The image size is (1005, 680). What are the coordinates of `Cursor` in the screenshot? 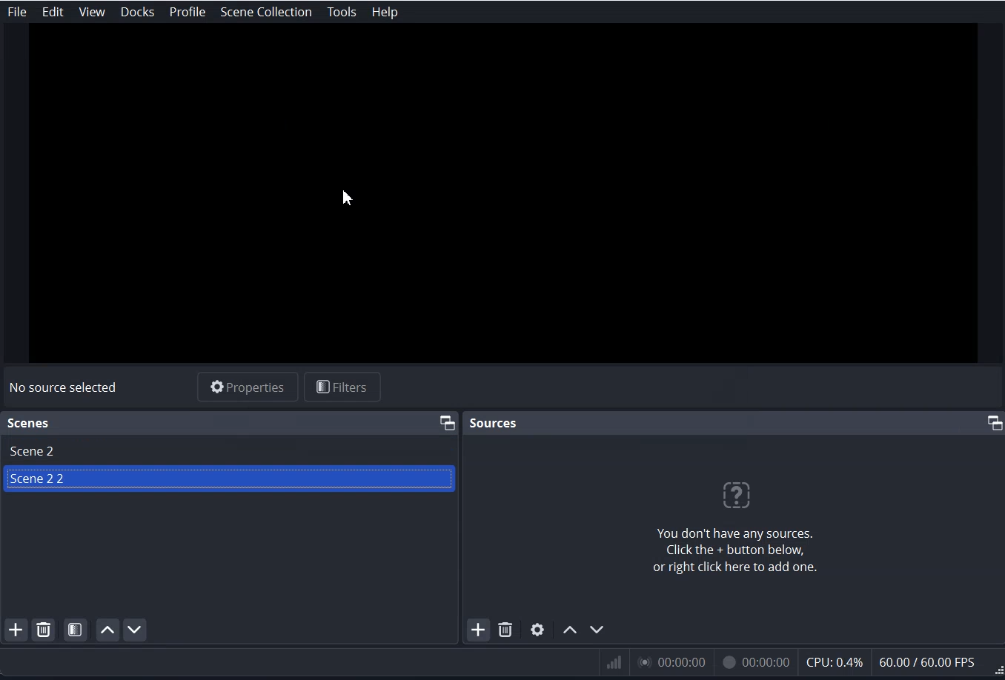 It's located at (348, 196).